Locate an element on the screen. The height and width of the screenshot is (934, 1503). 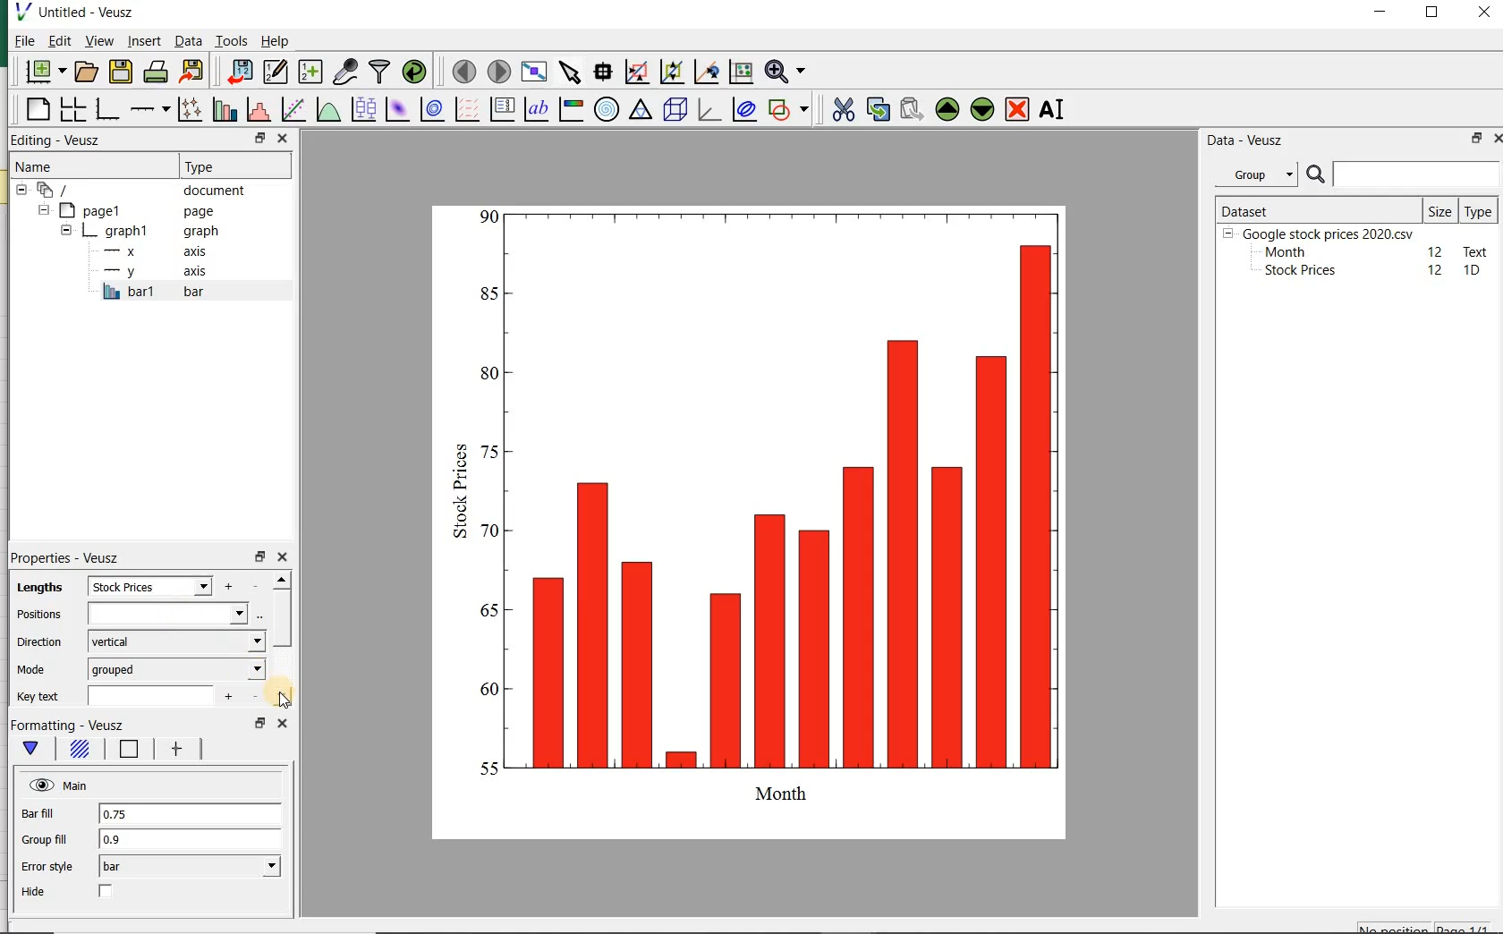
input field is located at coordinates (166, 614).